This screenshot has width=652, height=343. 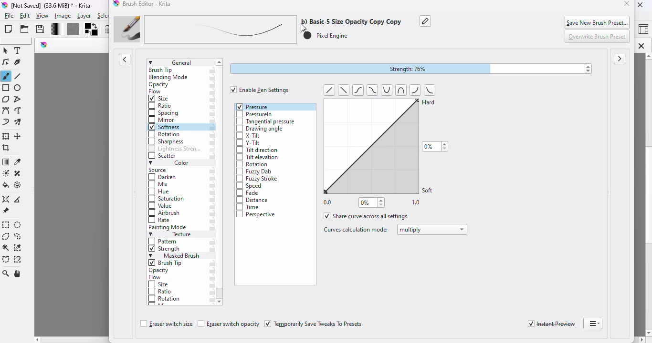 What do you see at coordinates (167, 263) in the screenshot?
I see `brush tip` at bounding box center [167, 263].